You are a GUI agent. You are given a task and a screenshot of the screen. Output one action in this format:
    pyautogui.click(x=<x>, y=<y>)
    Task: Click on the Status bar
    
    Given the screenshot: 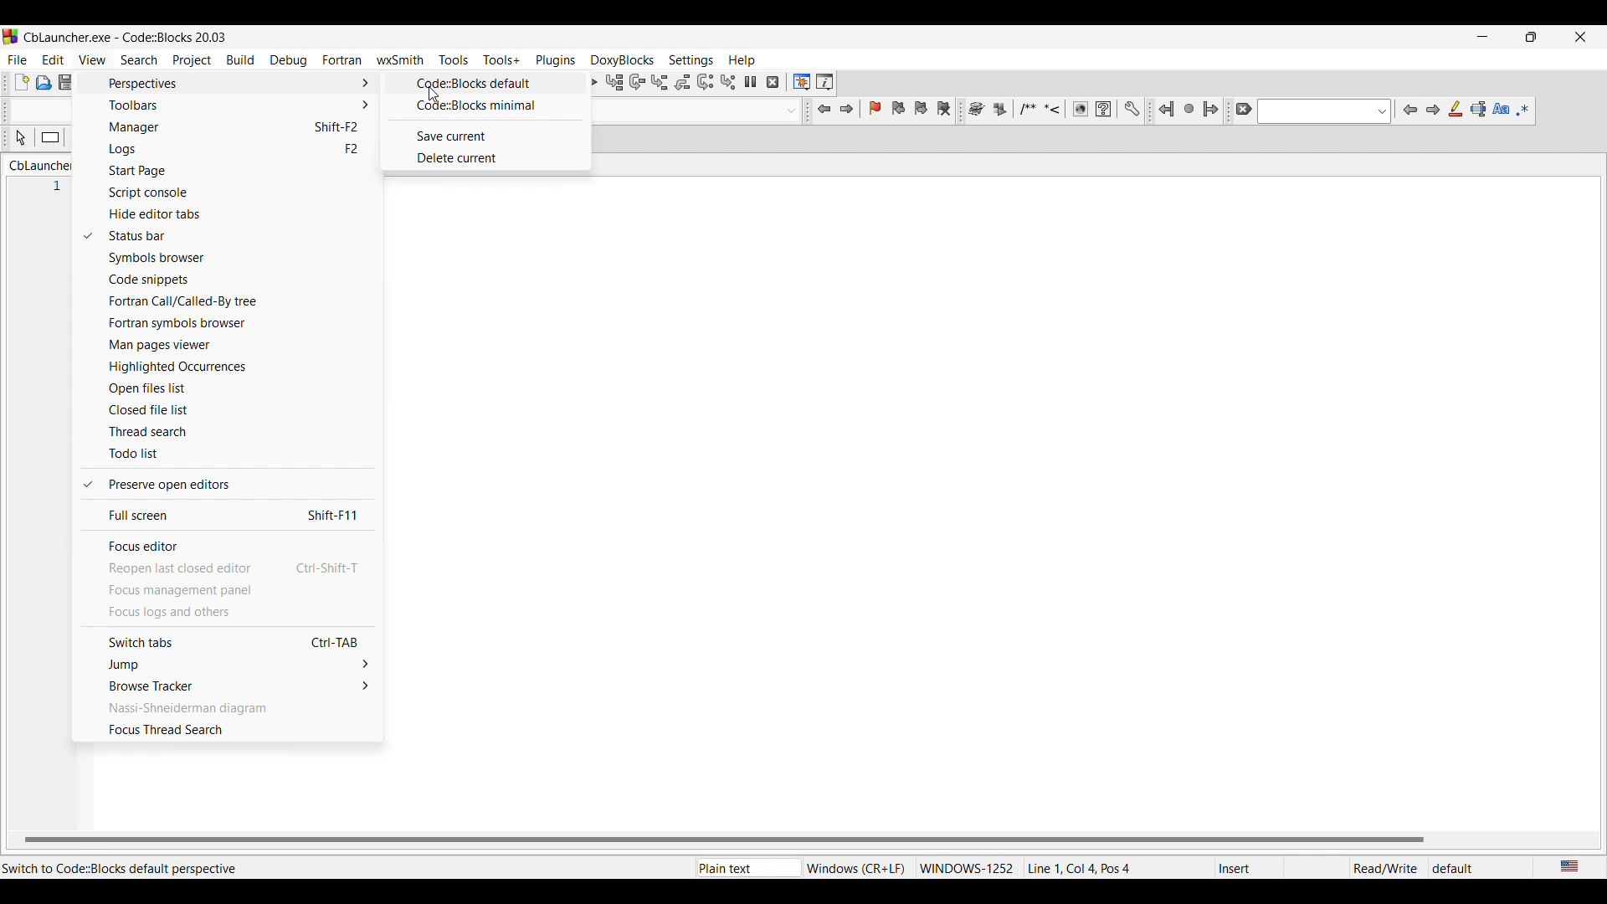 What is the action you would take?
    pyautogui.click(x=241, y=236)
    